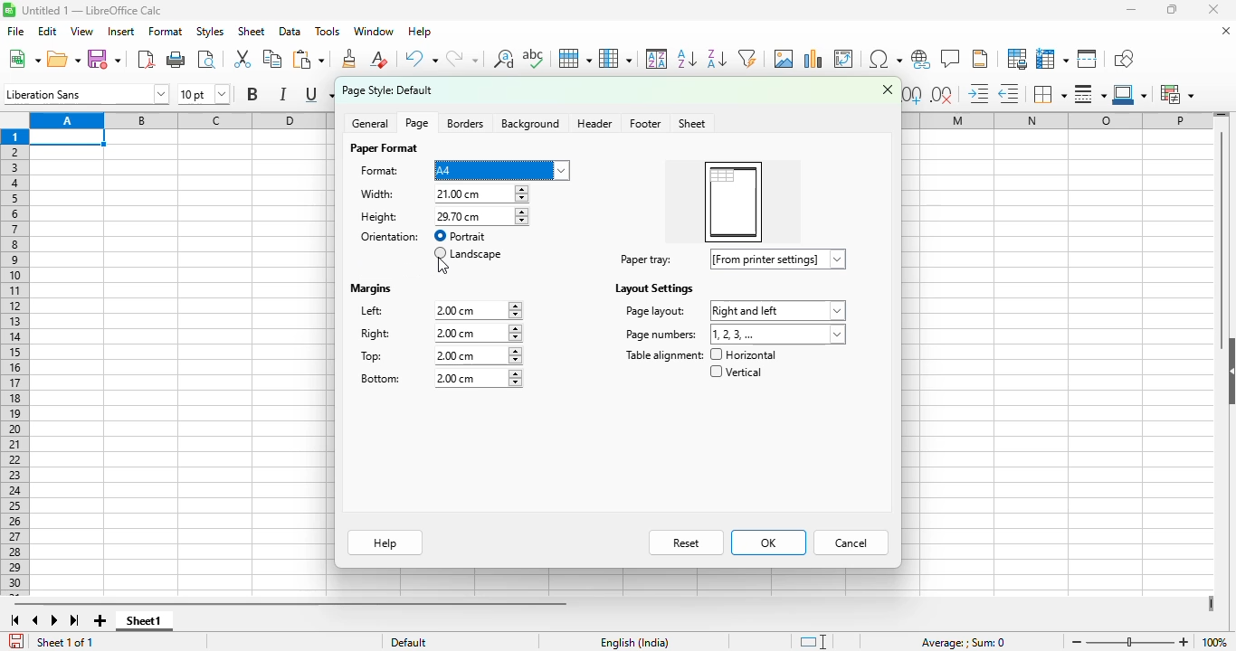  What do you see at coordinates (964, 643) in the screenshot?
I see `formula` at bounding box center [964, 643].